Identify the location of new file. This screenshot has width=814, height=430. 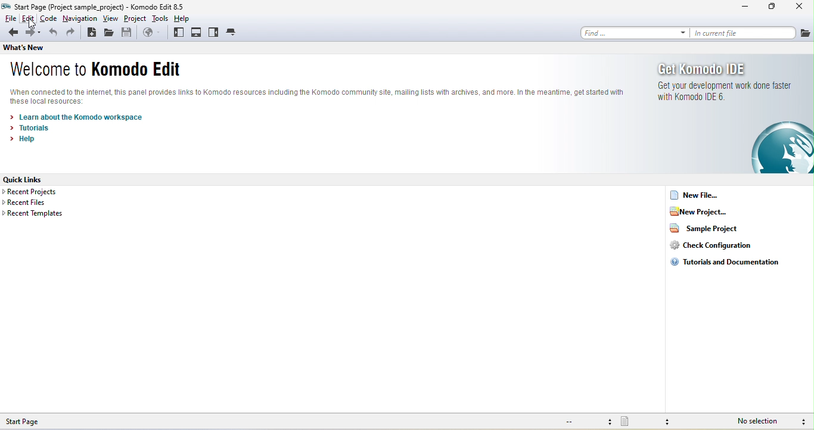
(702, 194).